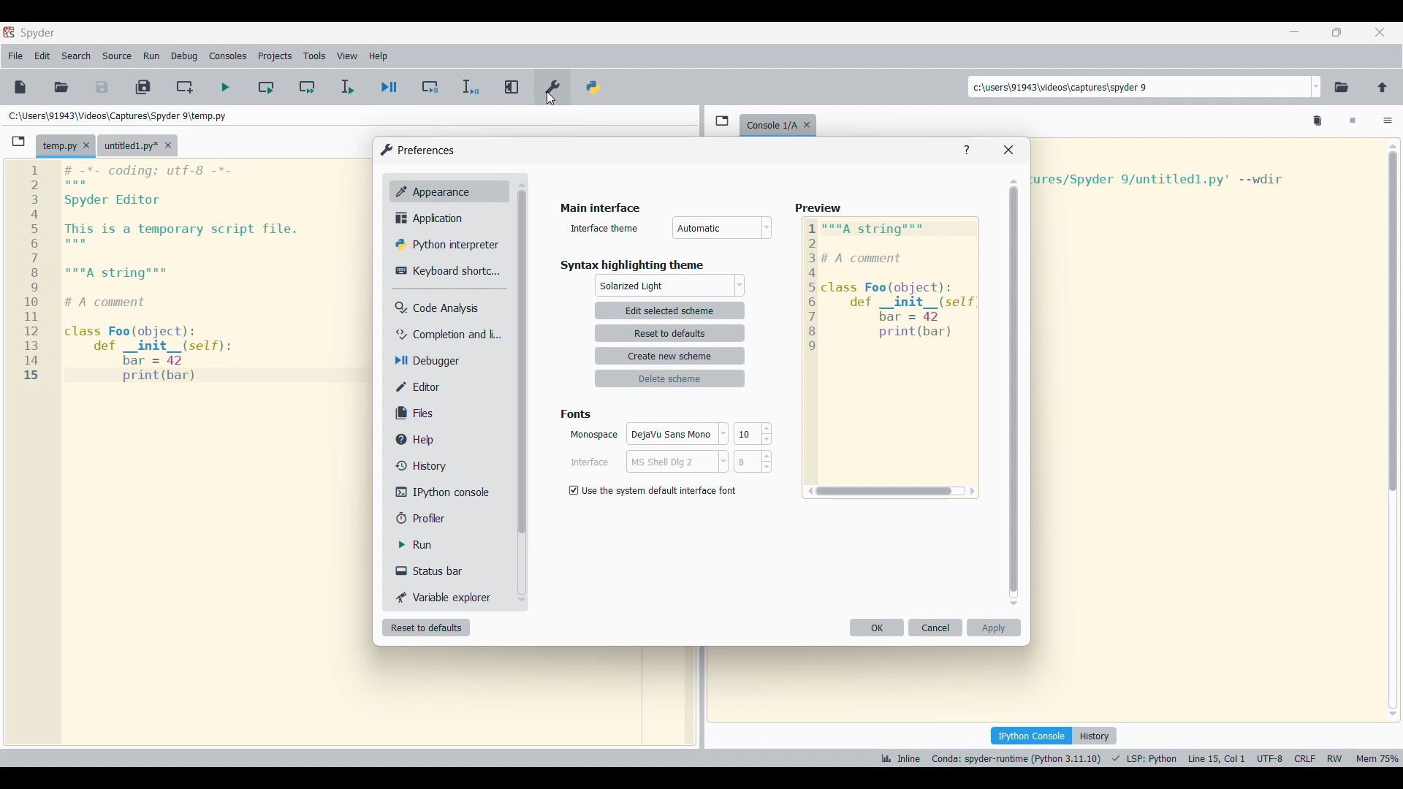 This screenshot has height=789, width=1403. Describe the element at coordinates (1294, 31) in the screenshot. I see `Minimize` at that location.